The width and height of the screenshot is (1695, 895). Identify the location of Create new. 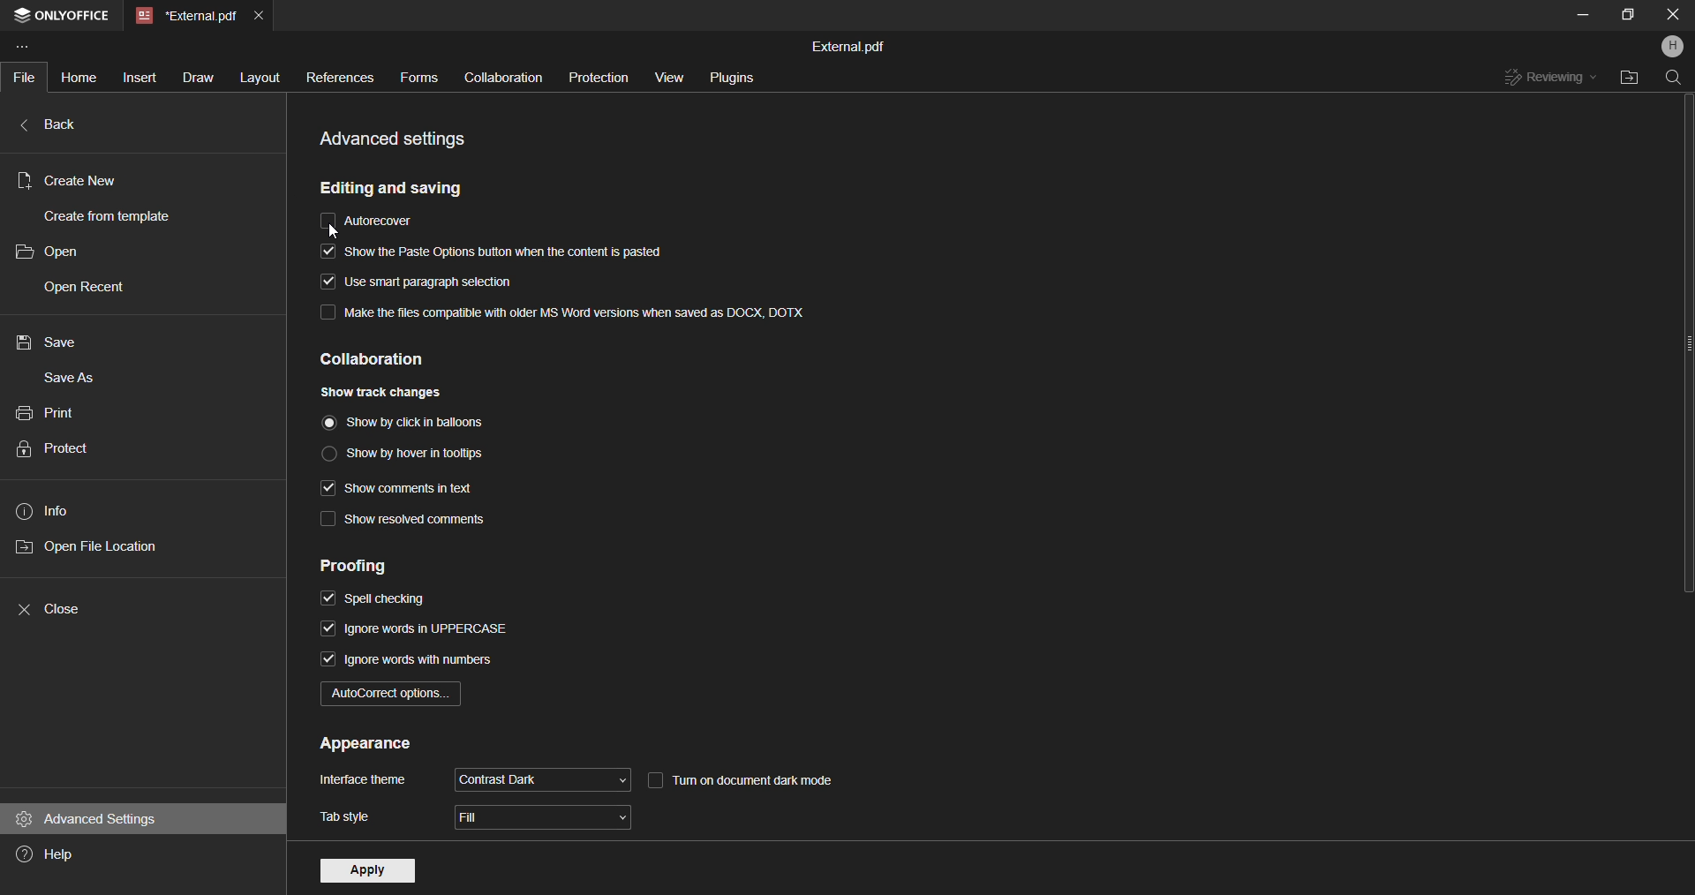
(68, 180).